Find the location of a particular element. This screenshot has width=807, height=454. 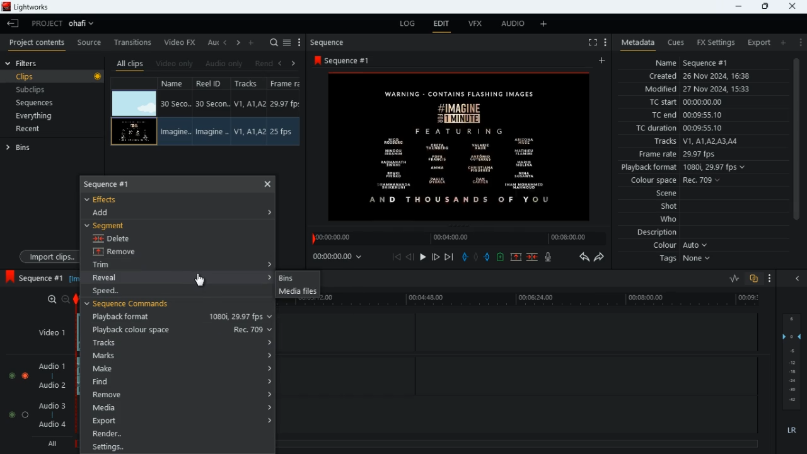

Reel ID is located at coordinates (212, 132).